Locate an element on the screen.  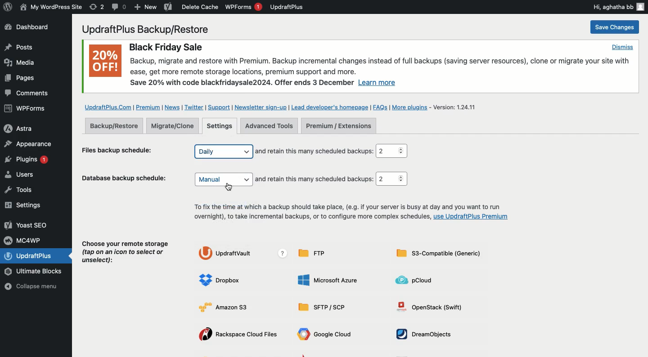
Delete cache is located at coordinates (200, 7).